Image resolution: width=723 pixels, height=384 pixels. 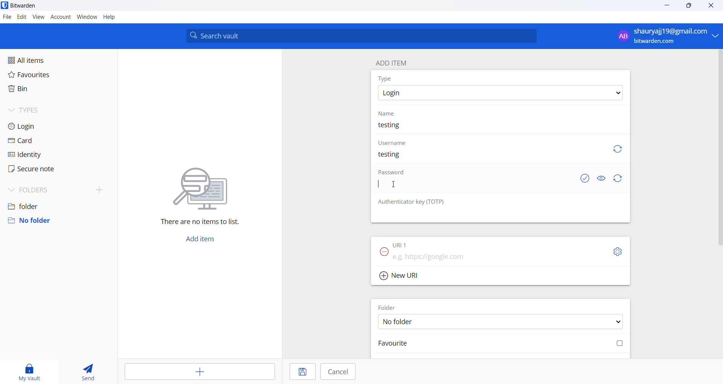 I want to click on help, so click(x=110, y=18).